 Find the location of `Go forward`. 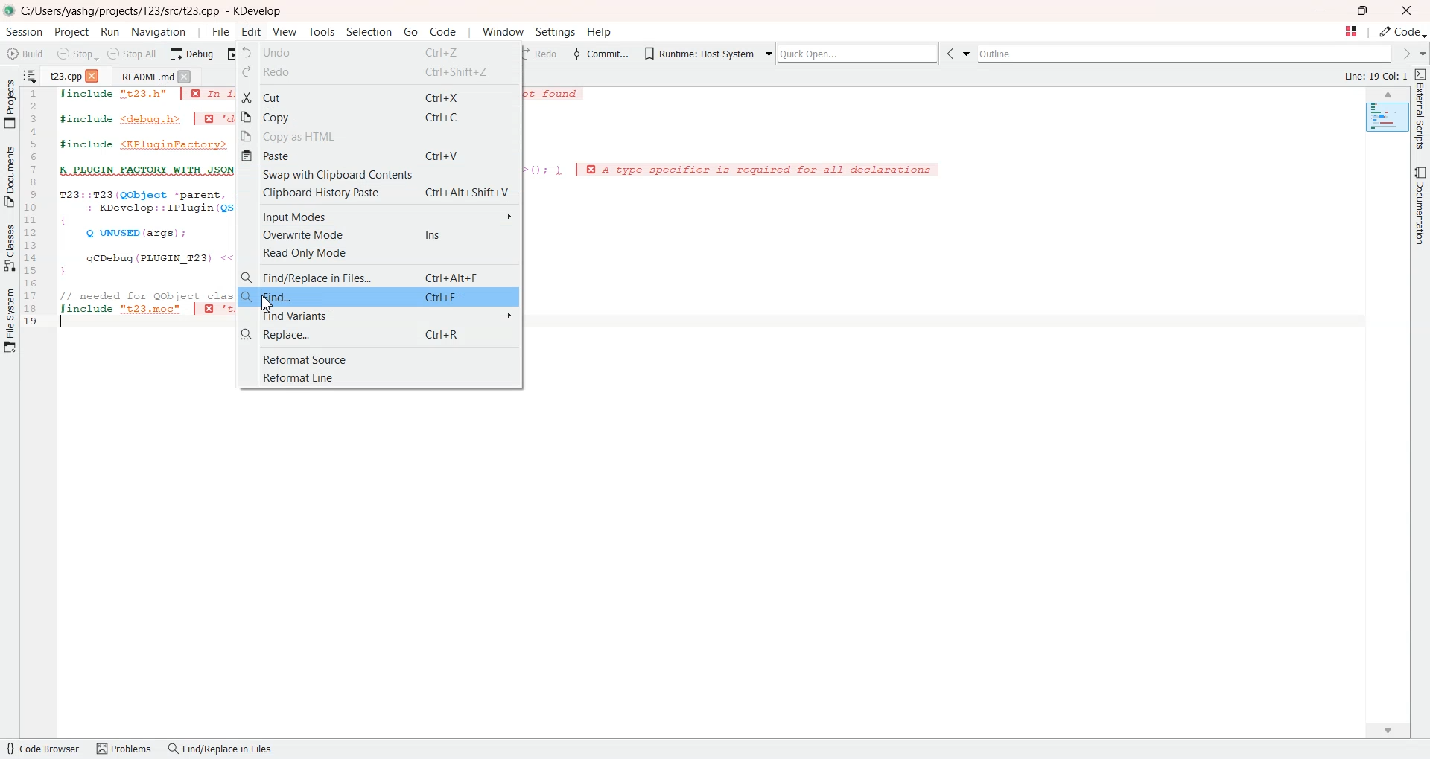

Go forward is located at coordinates (1405, 54).